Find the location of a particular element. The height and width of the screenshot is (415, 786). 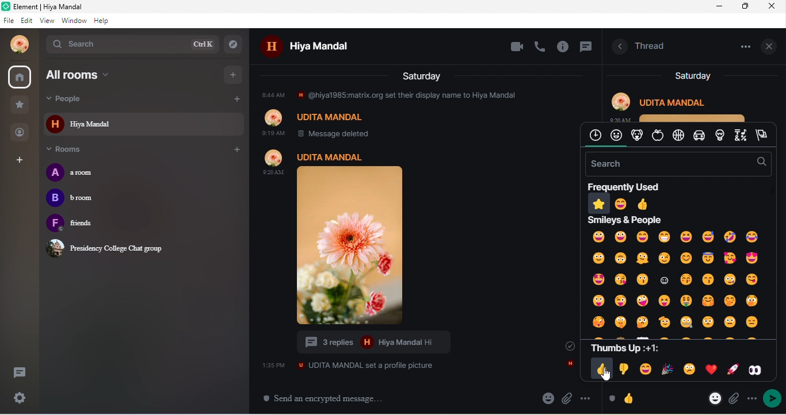

profile photo is located at coordinates (682, 105).